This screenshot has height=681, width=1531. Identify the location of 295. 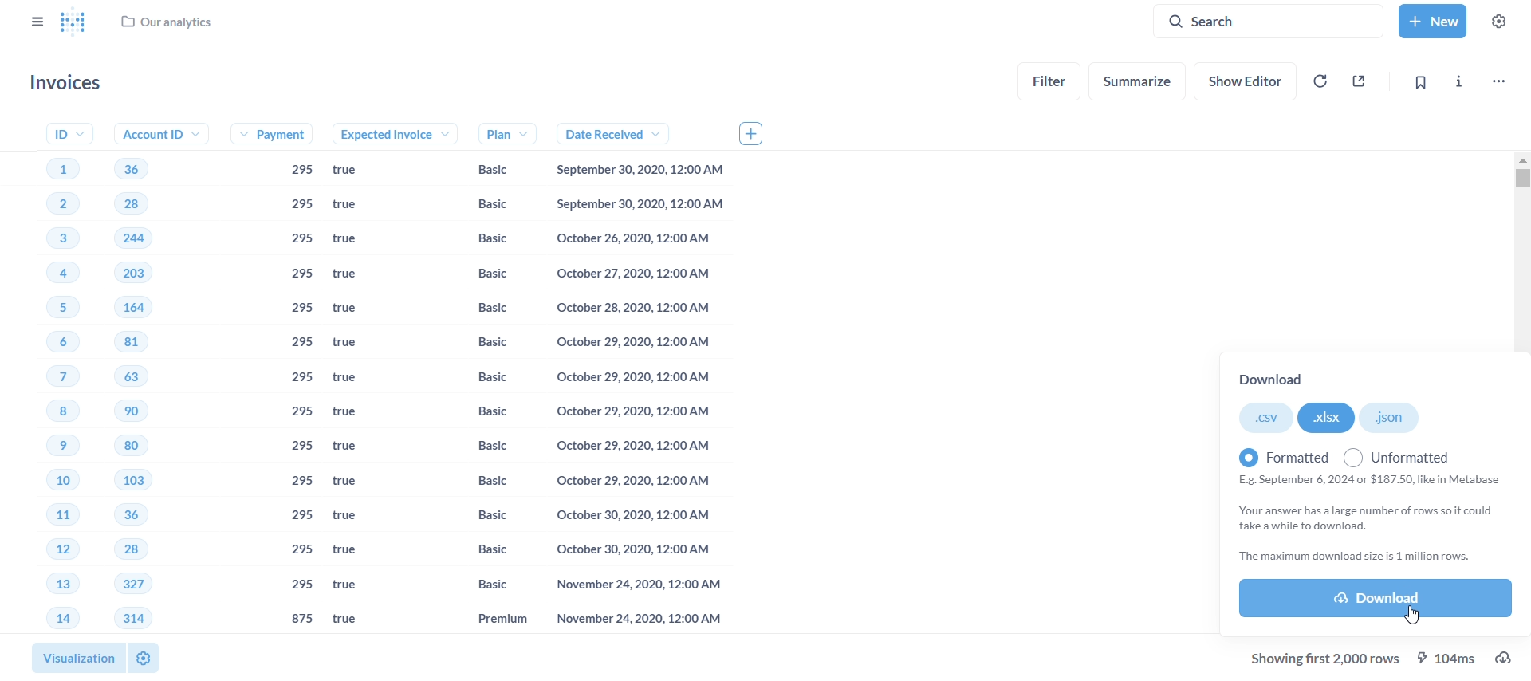
(302, 380).